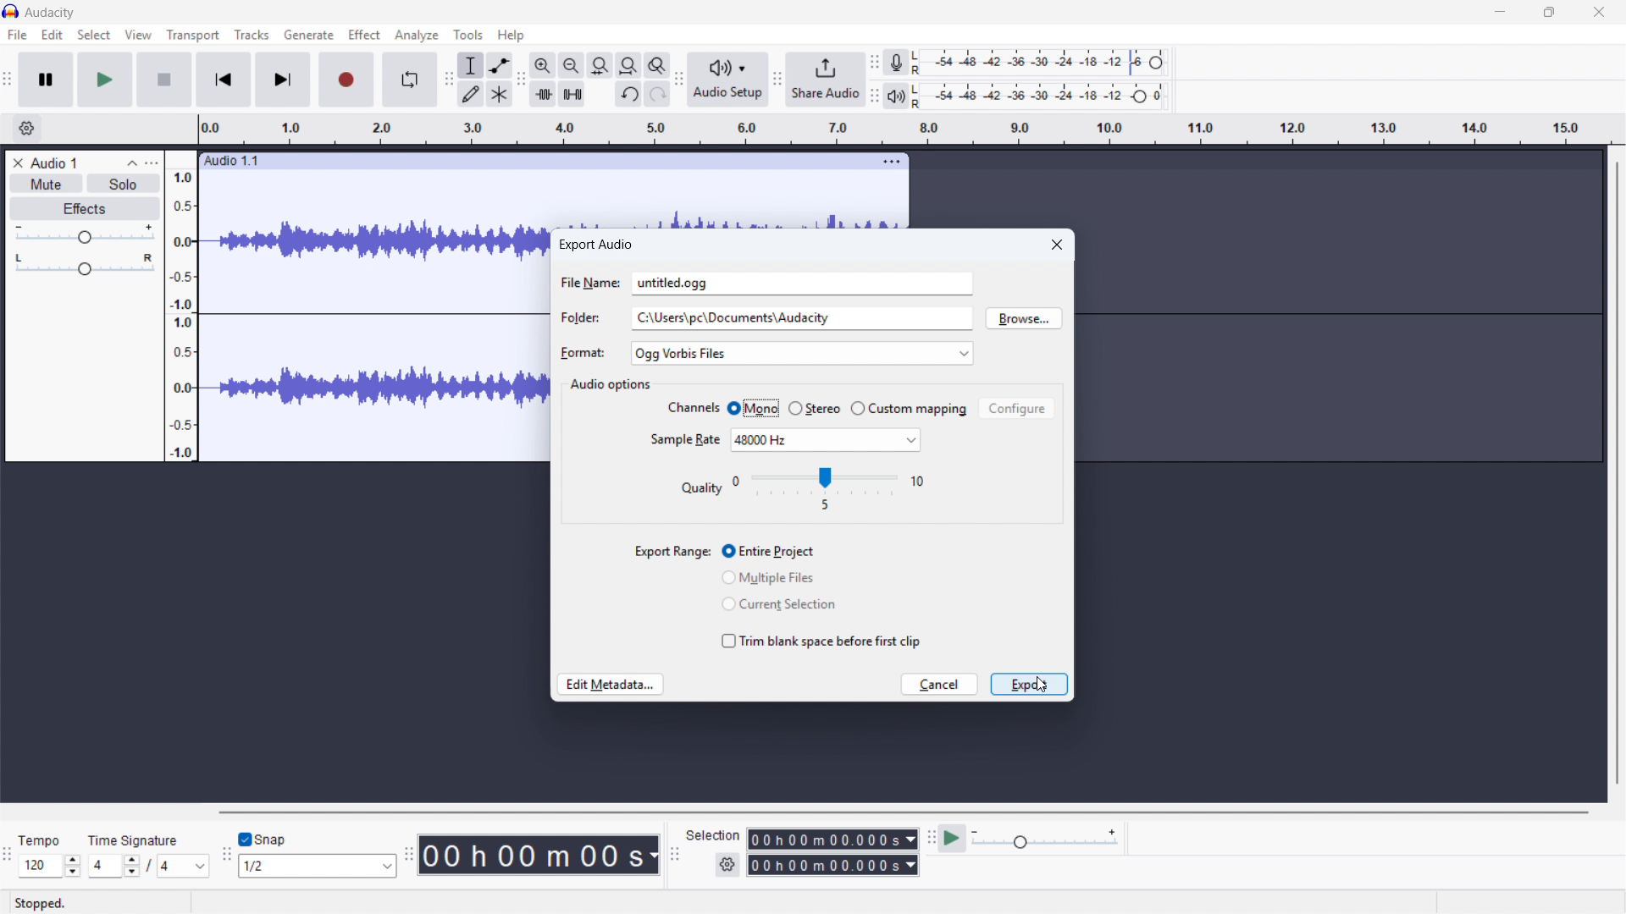 The width and height of the screenshot is (1626, 914). Describe the element at coordinates (134, 841) in the screenshot. I see `time signature` at that location.